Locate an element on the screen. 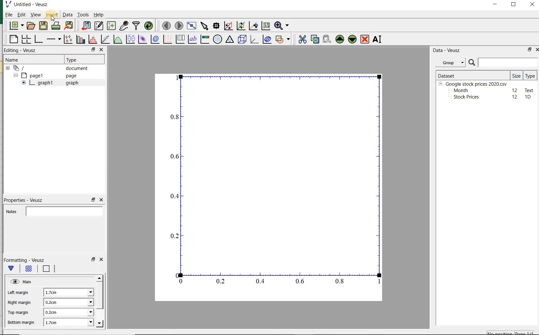 The height and width of the screenshot is (335, 539). minimize is located at coordinates (495, 5).